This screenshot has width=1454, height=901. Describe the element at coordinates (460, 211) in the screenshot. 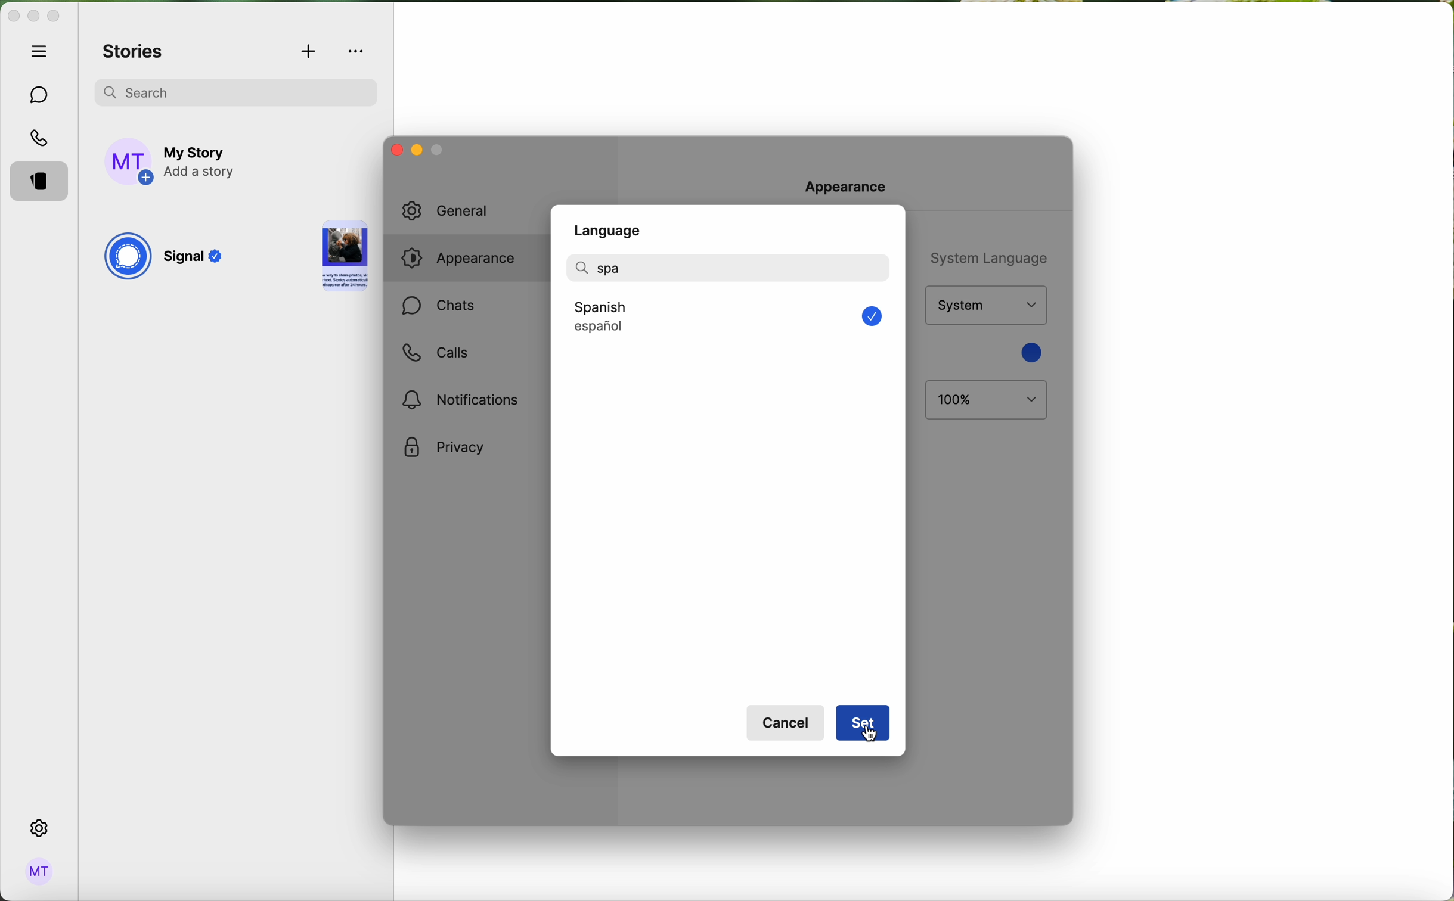

I see `general` at that location.